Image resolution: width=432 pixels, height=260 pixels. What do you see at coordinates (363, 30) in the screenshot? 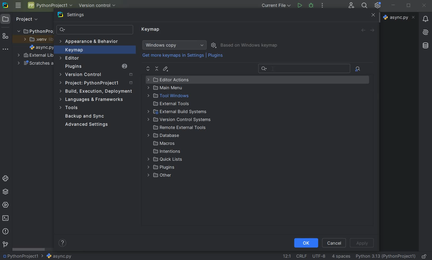
I see `back` at bounding box center [363, 30].